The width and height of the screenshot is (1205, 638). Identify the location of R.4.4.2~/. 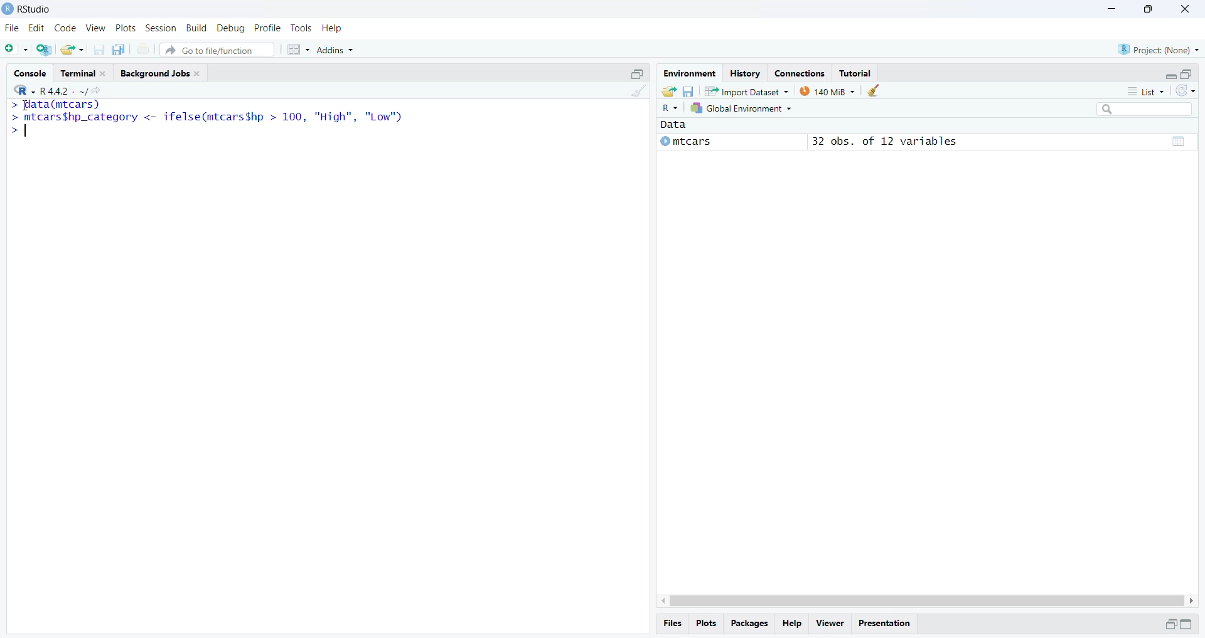
(59, 90).